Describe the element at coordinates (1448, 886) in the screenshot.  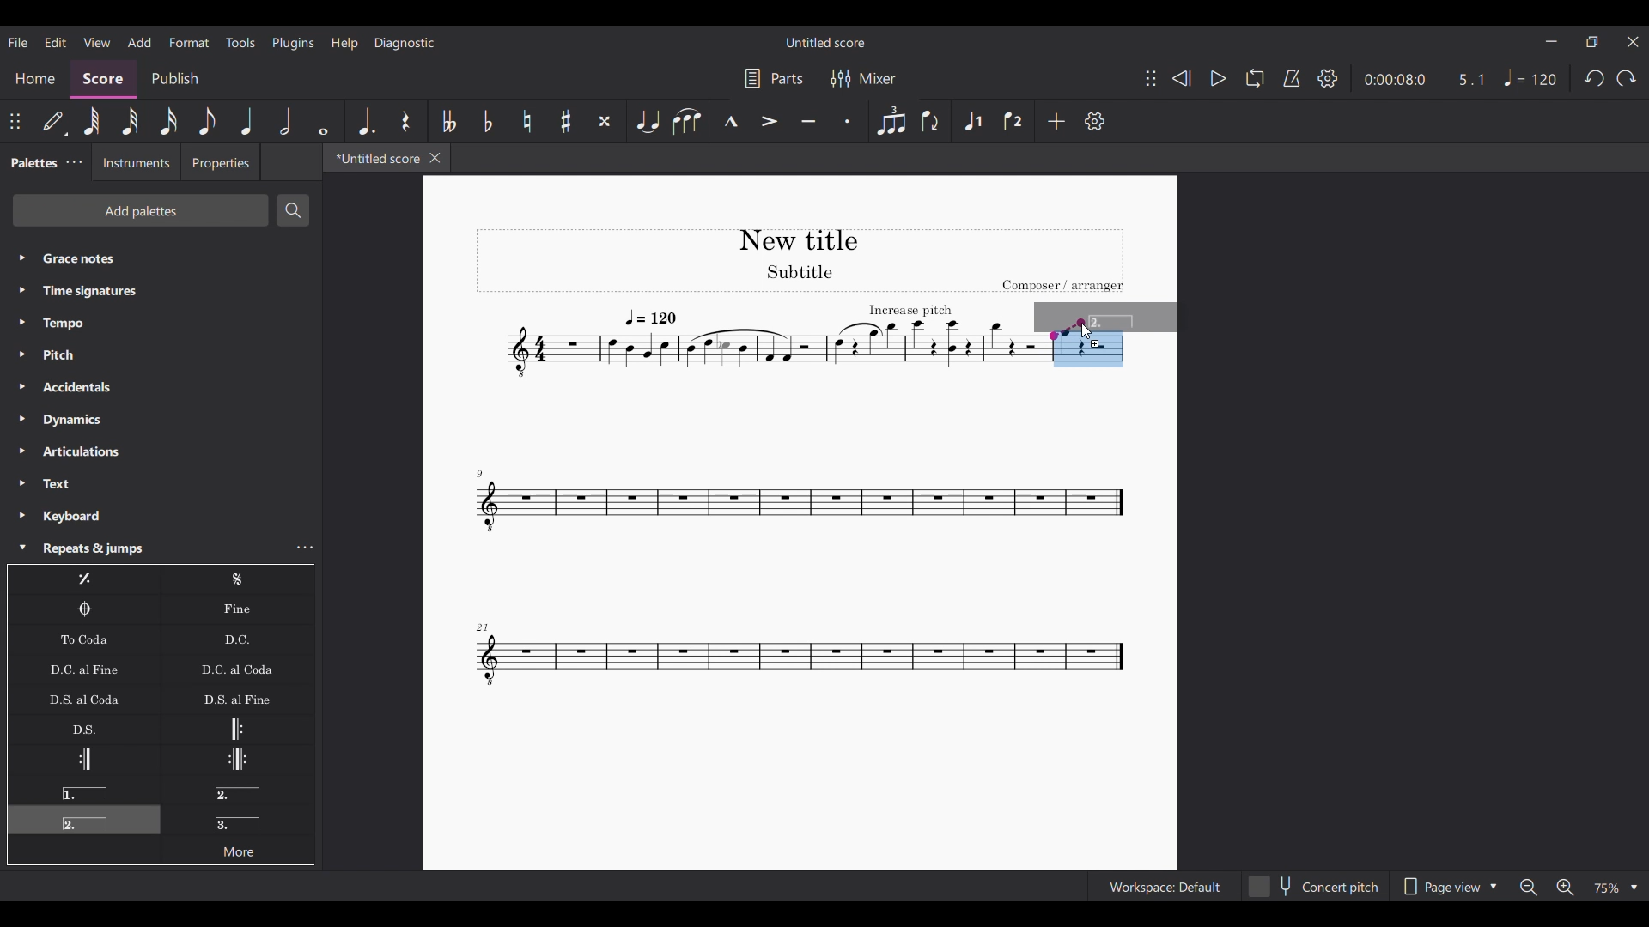
I see `Page view options` at that location.